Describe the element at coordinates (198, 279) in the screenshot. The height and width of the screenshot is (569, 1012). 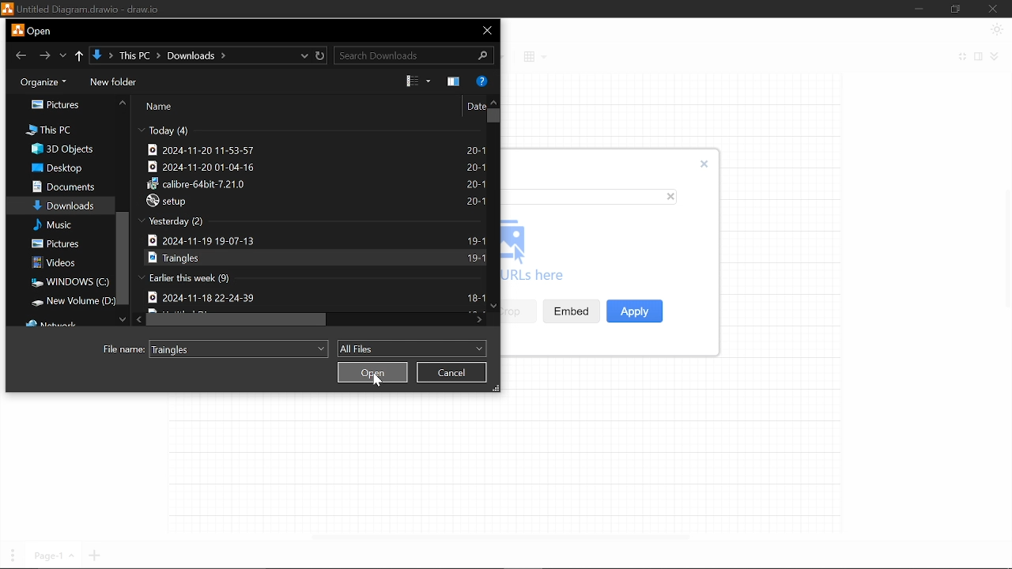
I see `Earlier this week (9)` at that location.